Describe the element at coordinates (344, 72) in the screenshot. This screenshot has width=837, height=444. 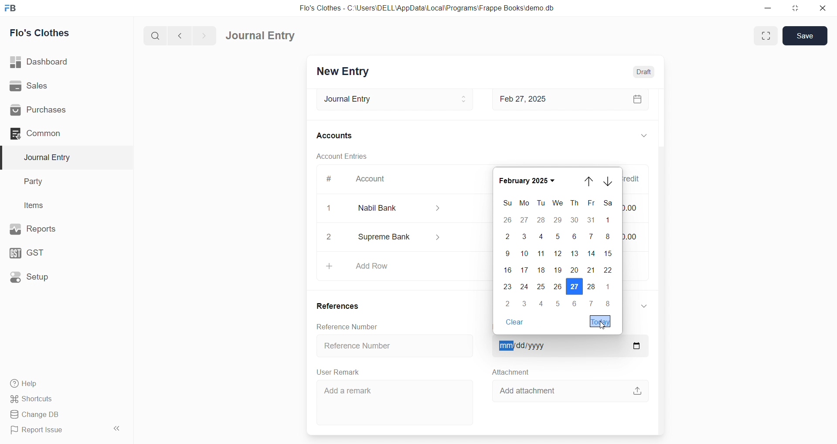
I see `New Entry` at that location.